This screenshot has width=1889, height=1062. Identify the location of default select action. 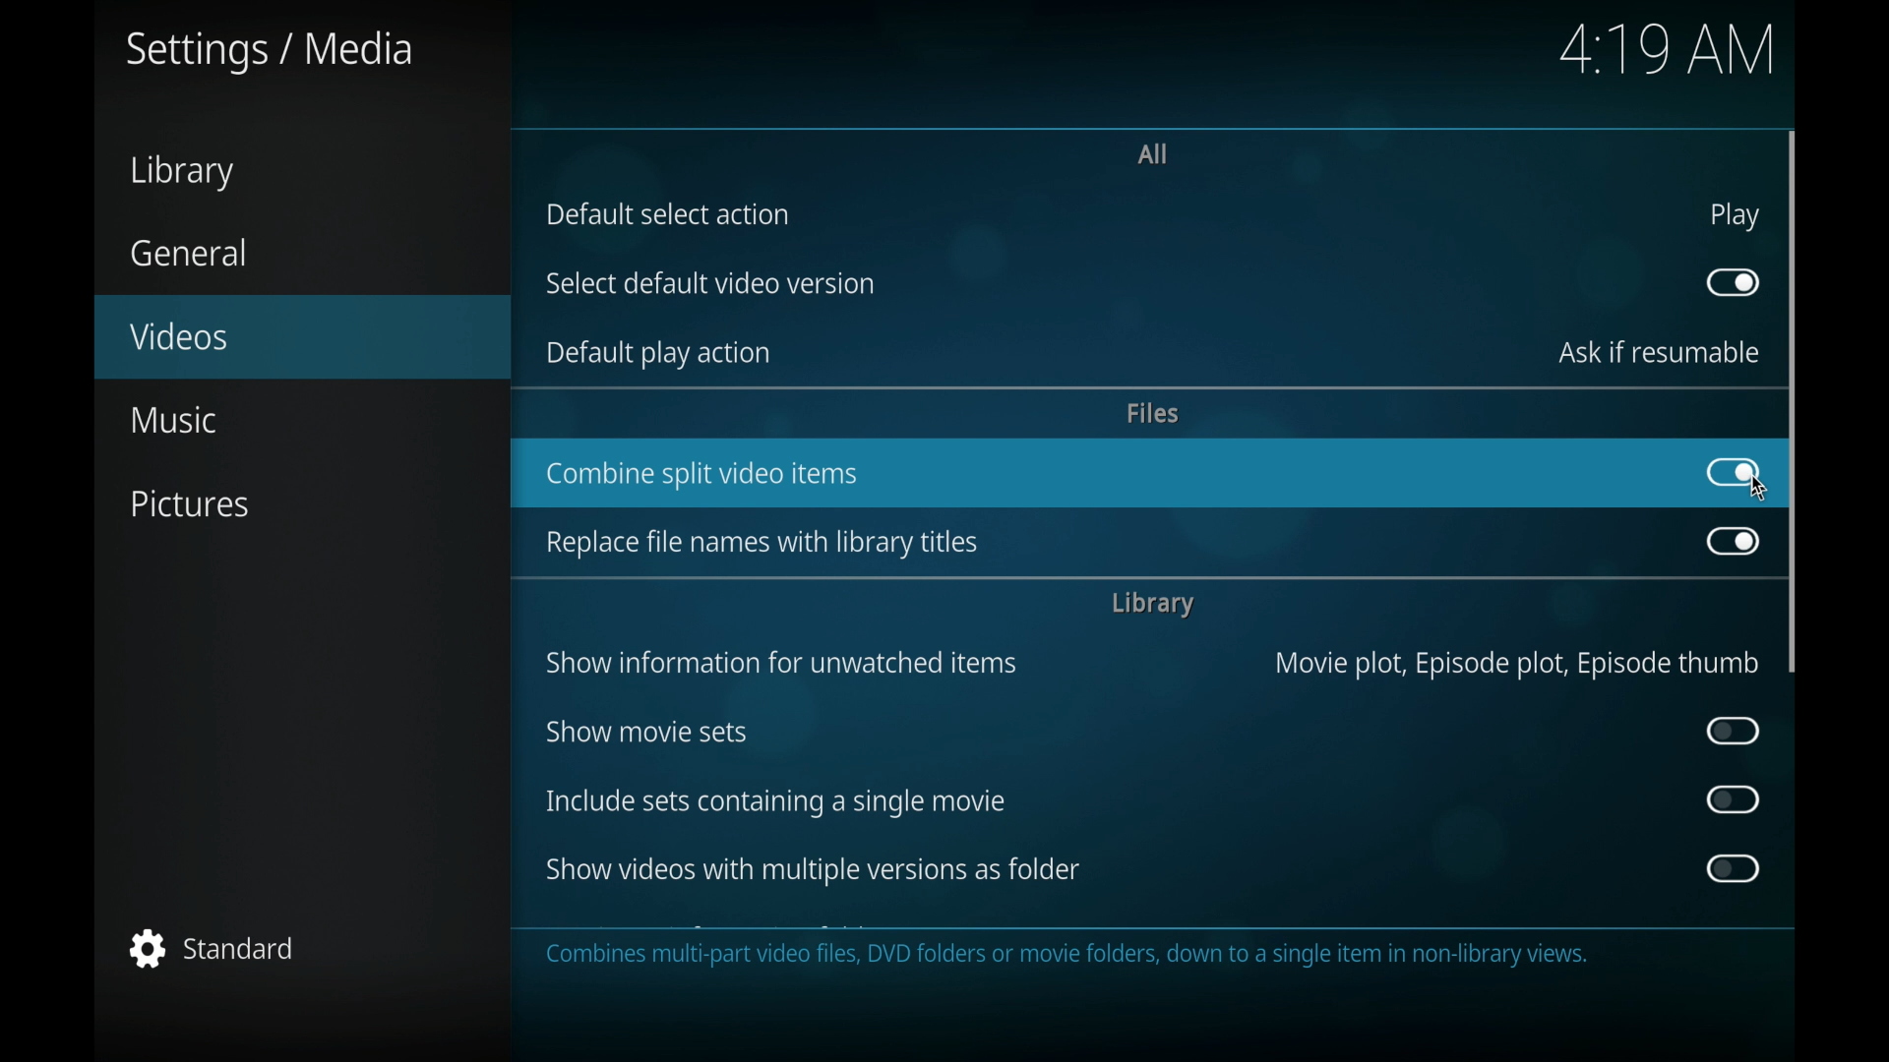
(667, 214).